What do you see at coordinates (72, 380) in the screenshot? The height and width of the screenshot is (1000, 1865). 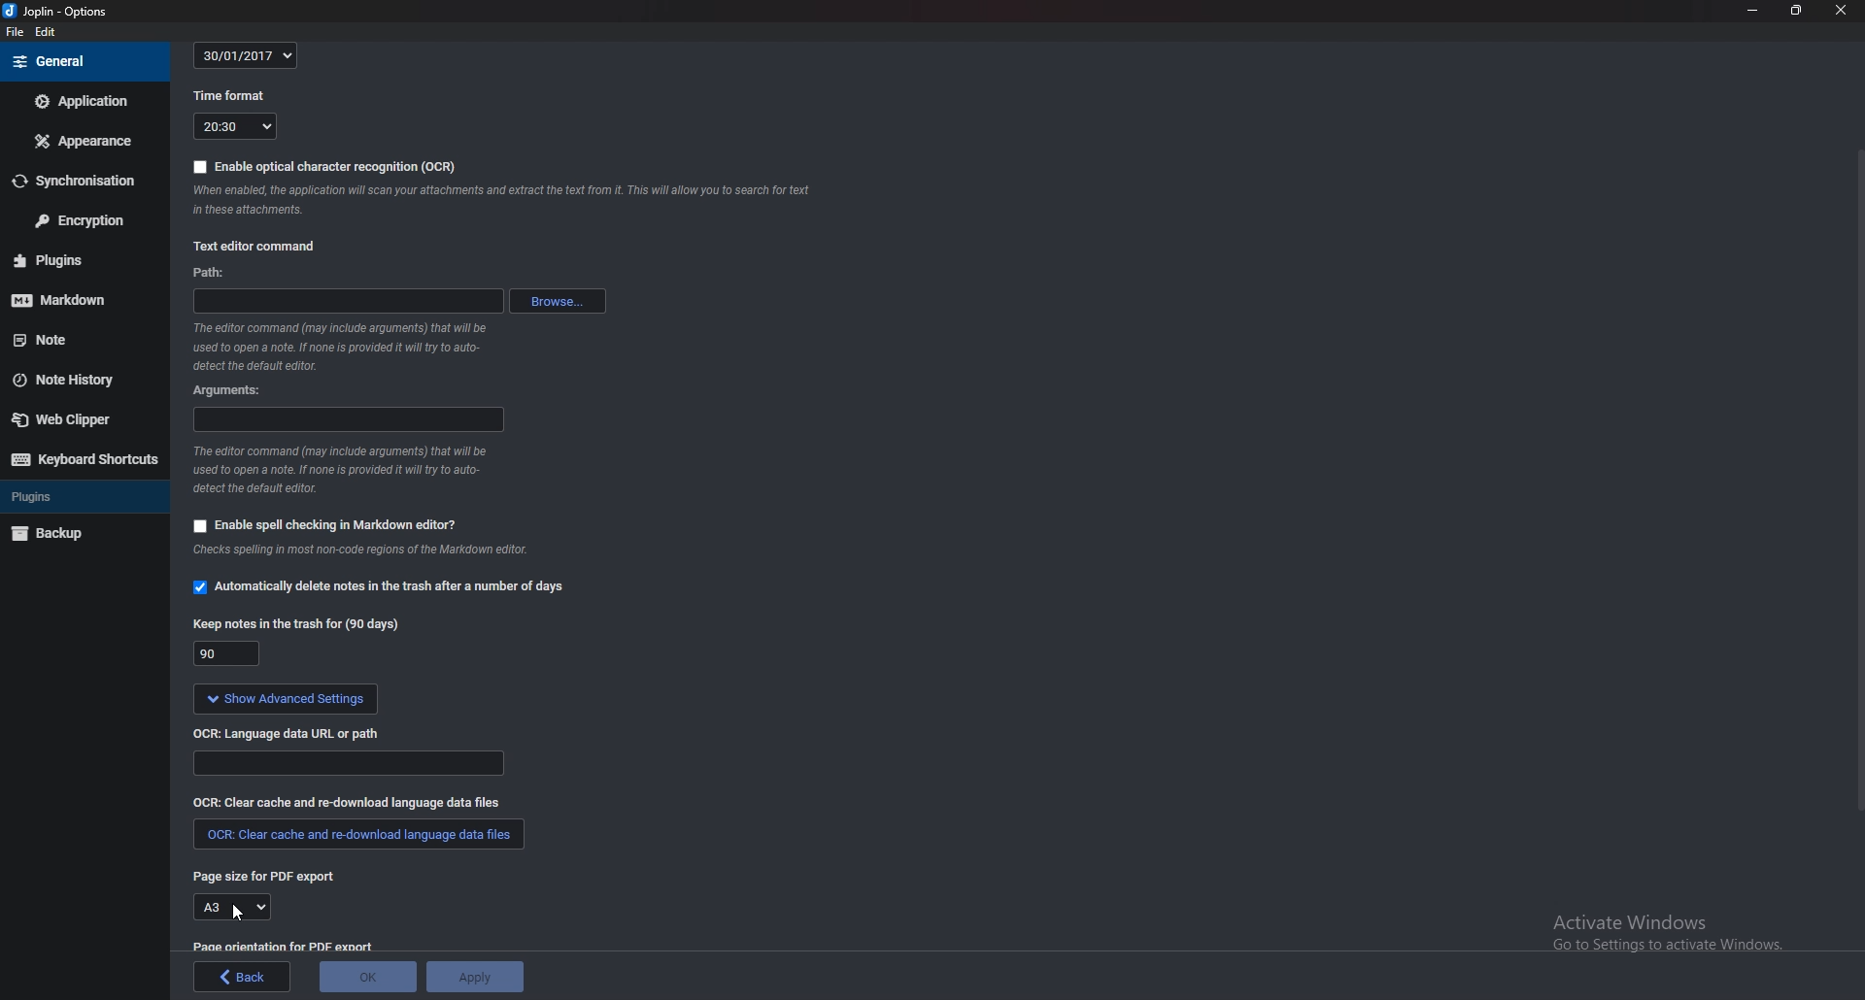 I see `Note history` at bounding box center [72, 380].